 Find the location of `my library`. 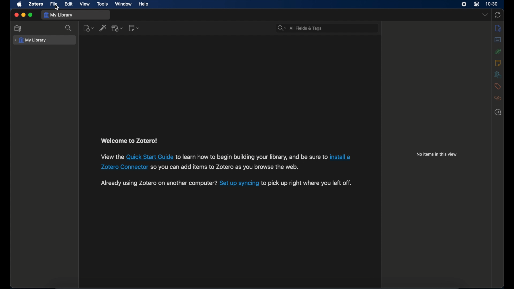

my library is located at coordinates (31, 40).